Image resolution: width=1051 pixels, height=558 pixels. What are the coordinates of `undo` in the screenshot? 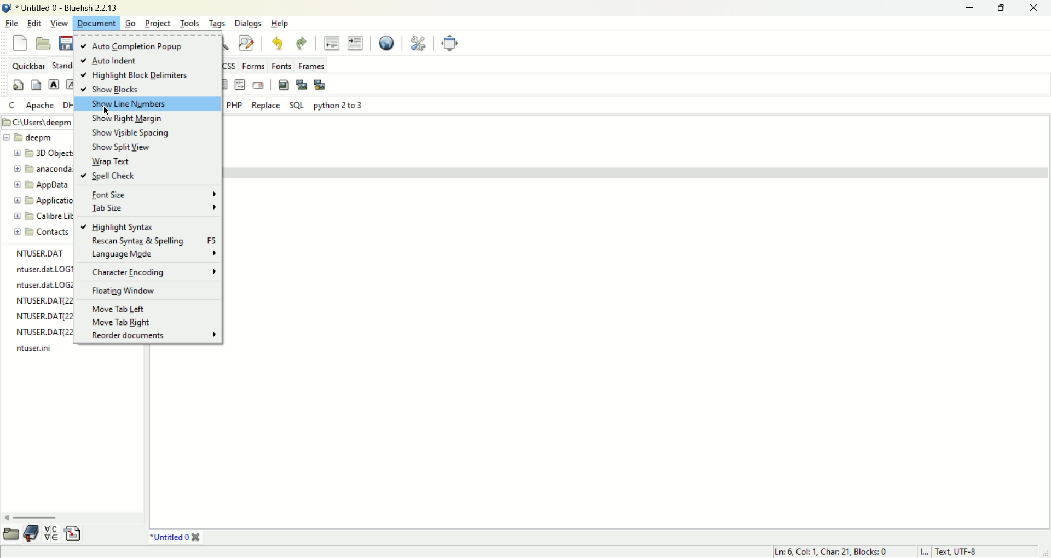 It's located at (276, 44).